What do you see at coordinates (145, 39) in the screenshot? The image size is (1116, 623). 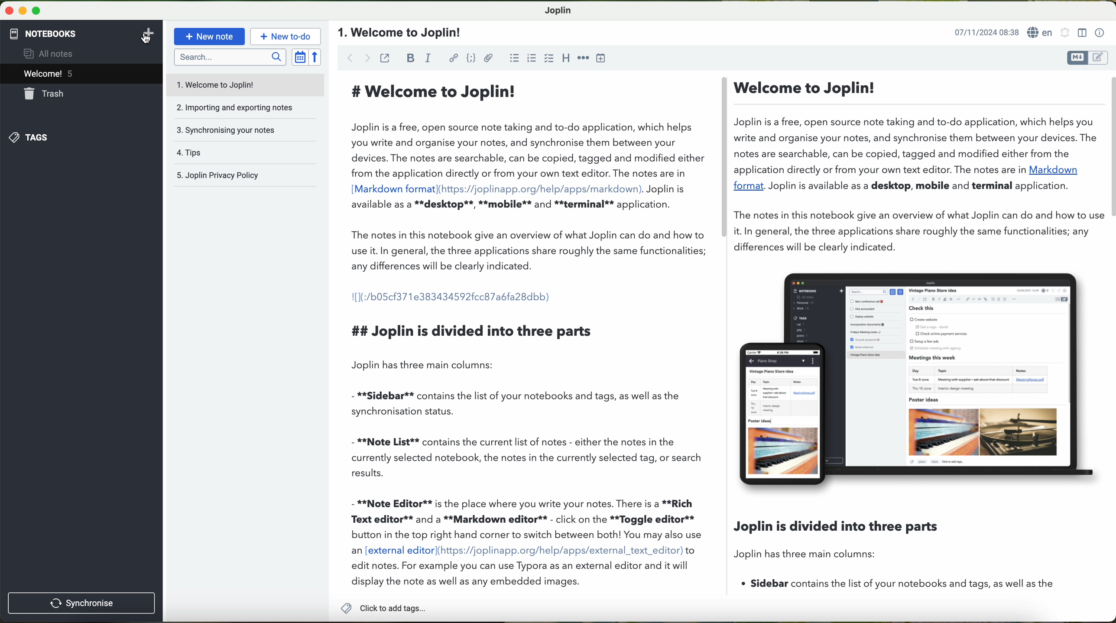 I see `cursor` at bounding box center [145, 39].